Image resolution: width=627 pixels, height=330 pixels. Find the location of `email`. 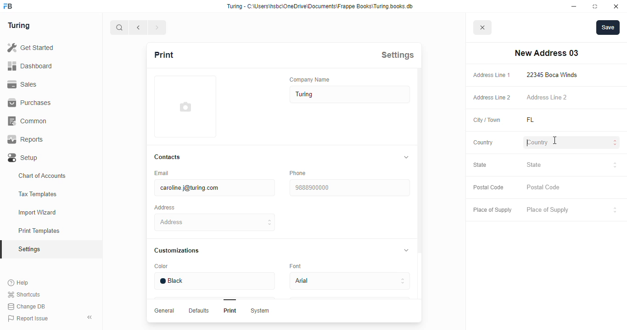

email is located at coordinates (161, 173).